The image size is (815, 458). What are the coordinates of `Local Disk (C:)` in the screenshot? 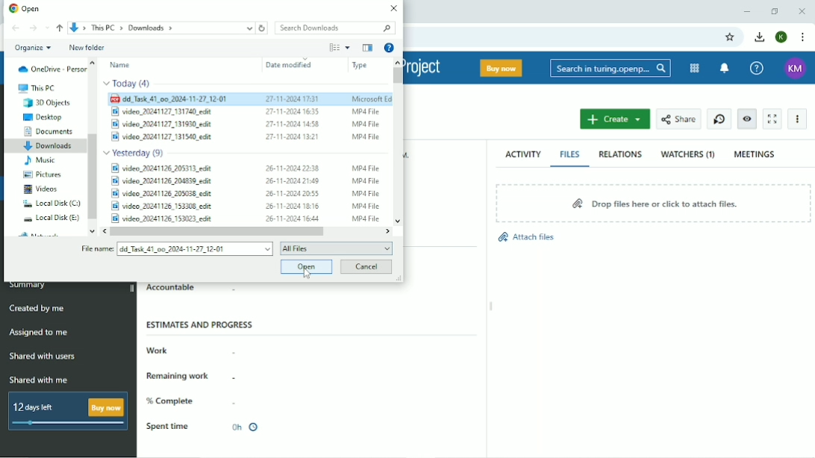 It's located at (51, 204).